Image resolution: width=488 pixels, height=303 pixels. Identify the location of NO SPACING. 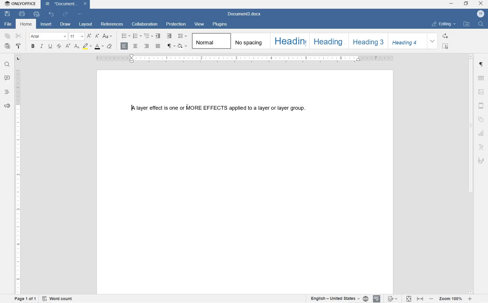
(249, 41).